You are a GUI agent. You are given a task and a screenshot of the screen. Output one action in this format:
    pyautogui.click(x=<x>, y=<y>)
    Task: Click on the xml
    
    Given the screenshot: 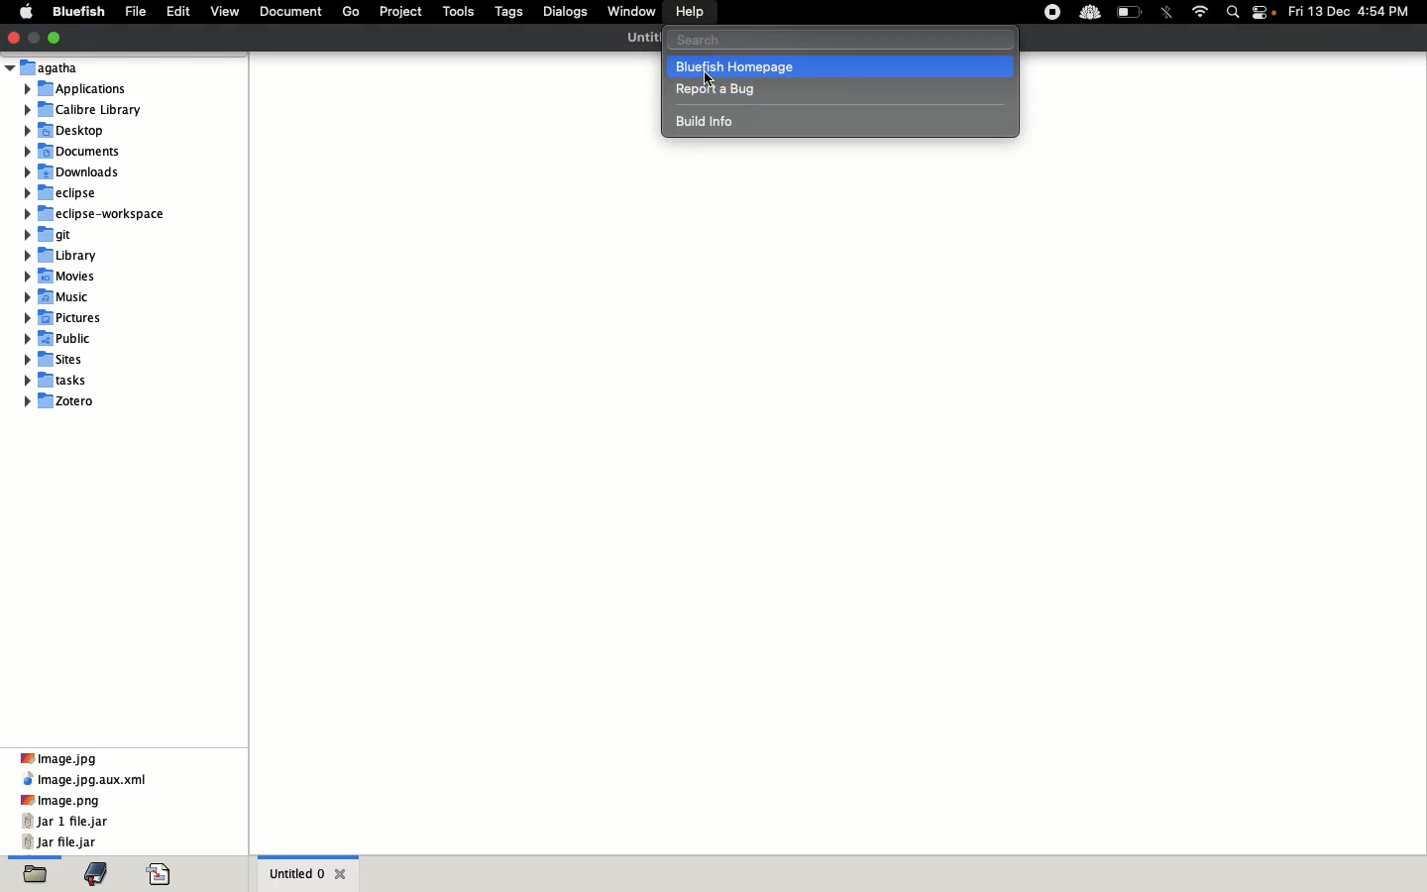 What is the action you would take?
    pyautogui.click(x=87, y=781)
    